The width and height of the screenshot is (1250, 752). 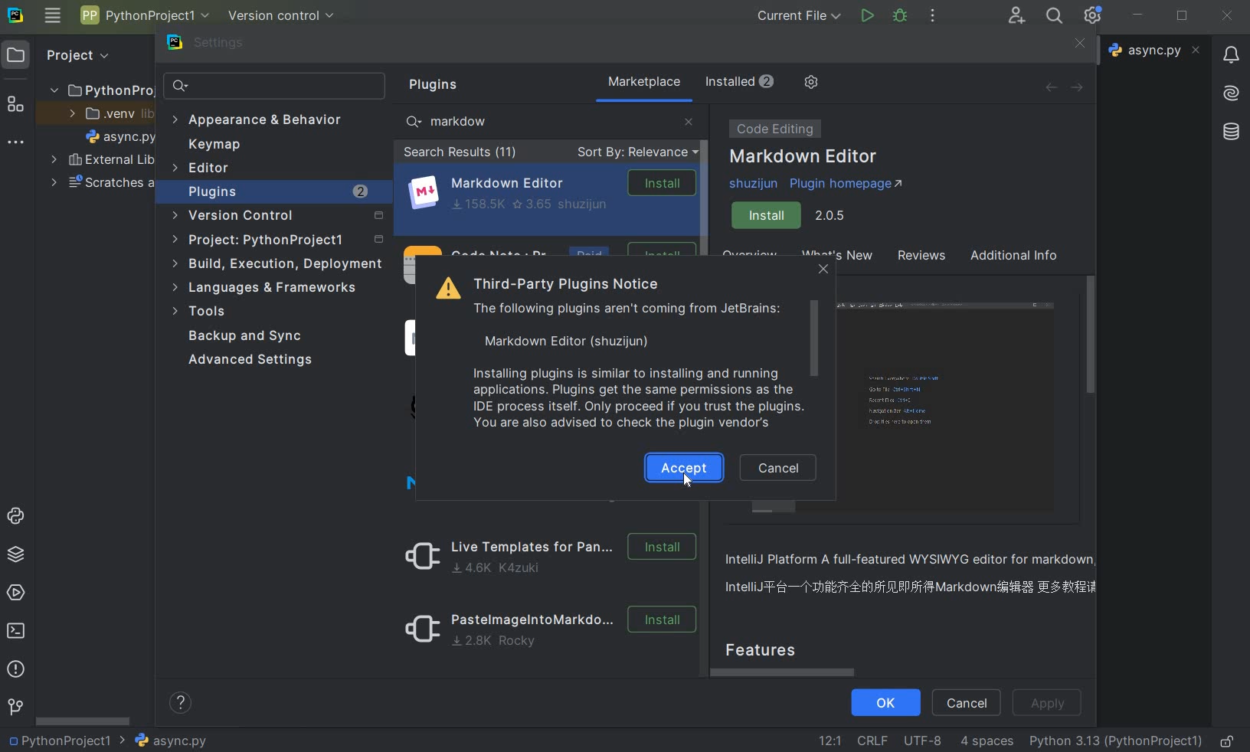 I want to click on search settings, so click(x=276, y=87).